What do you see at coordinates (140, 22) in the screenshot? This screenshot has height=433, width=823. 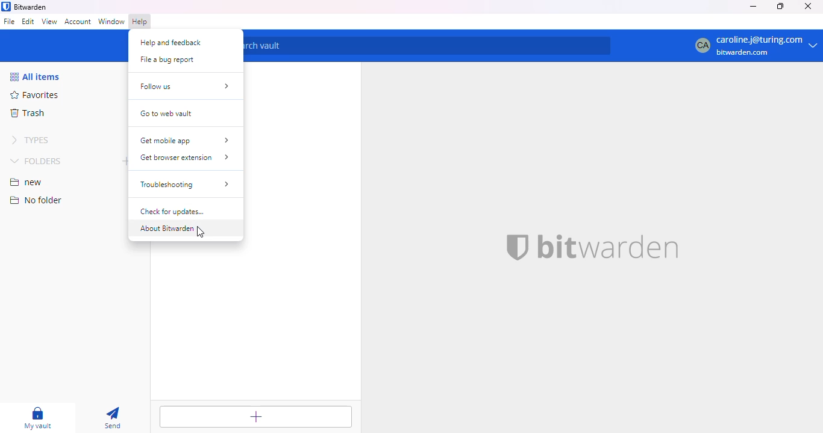 I see `help` at bounding box center [140, 22].